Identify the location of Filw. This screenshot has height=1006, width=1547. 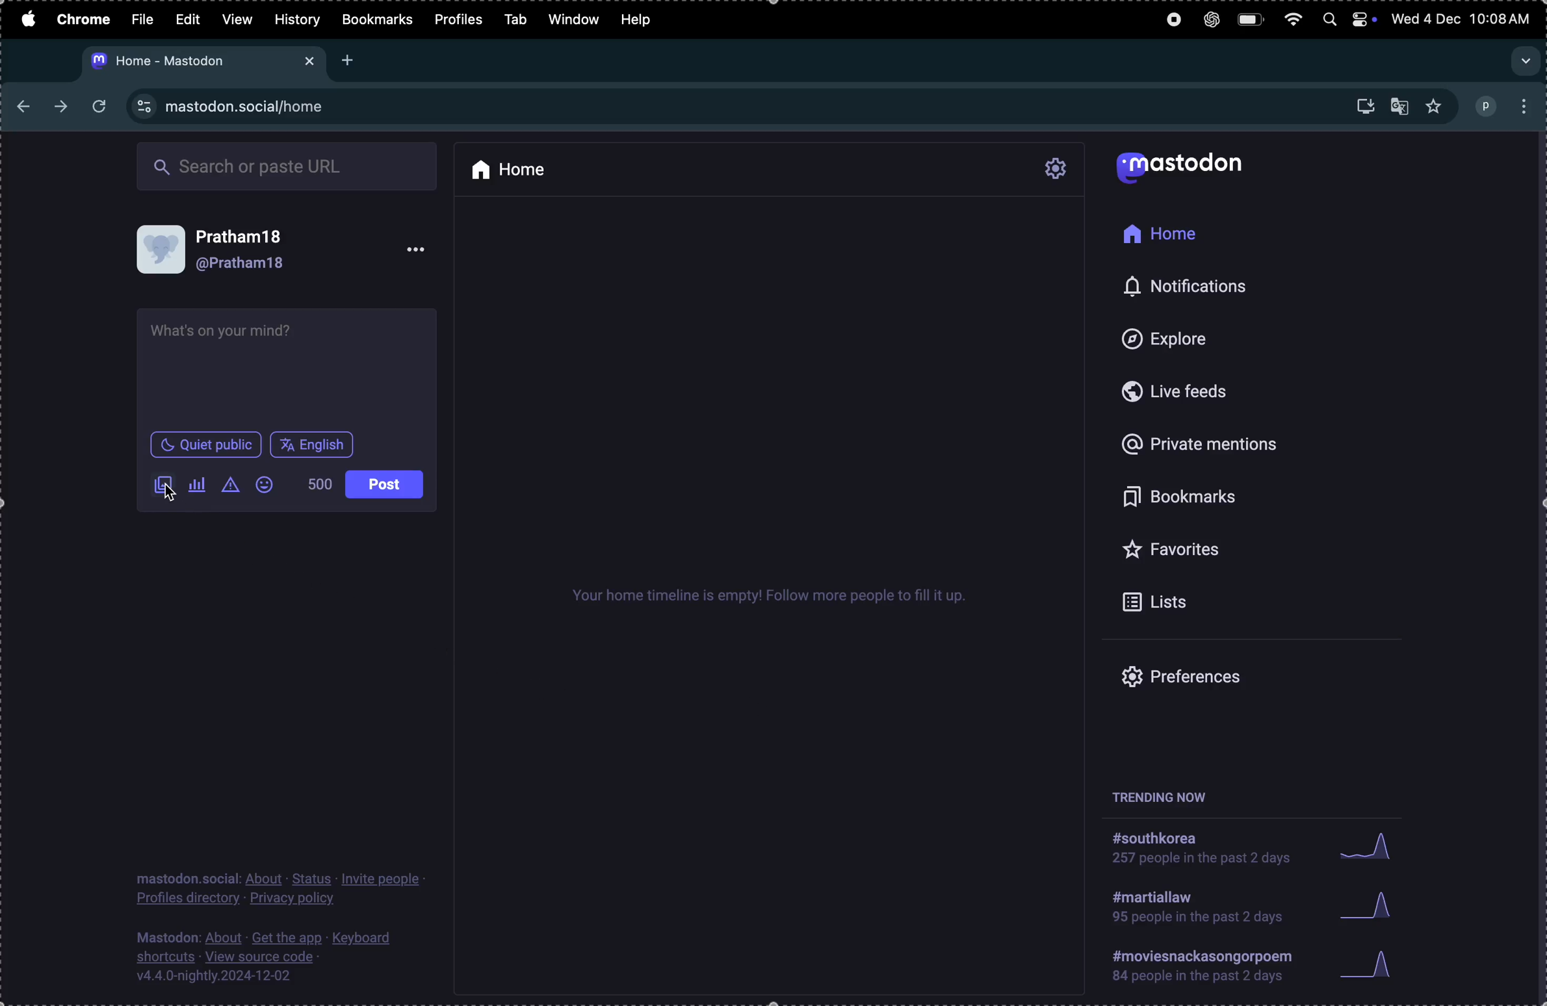
(142, 18).